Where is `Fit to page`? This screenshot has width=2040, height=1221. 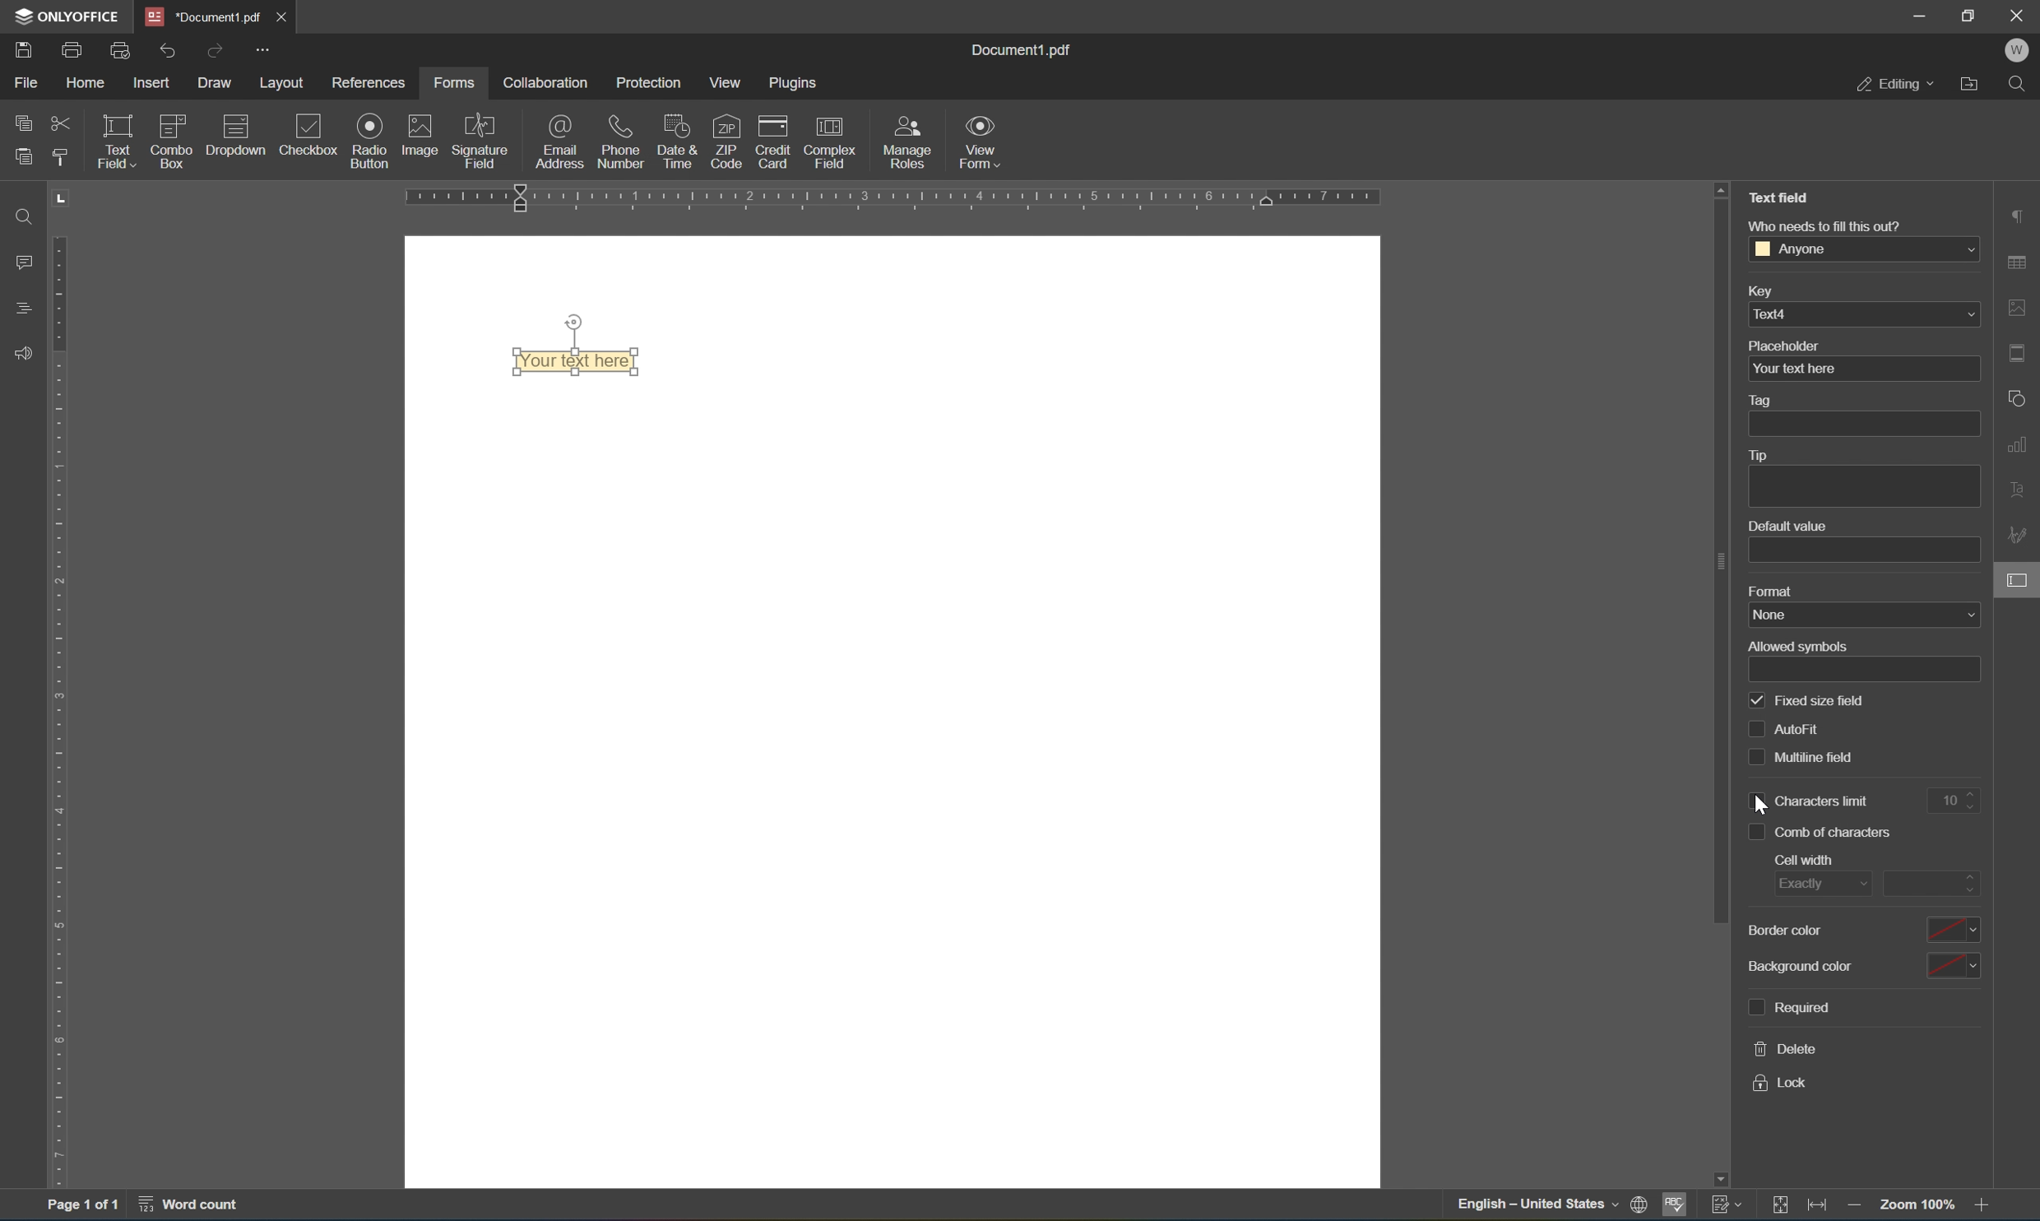 Fit to page is located at coordinates (1820, 1207).